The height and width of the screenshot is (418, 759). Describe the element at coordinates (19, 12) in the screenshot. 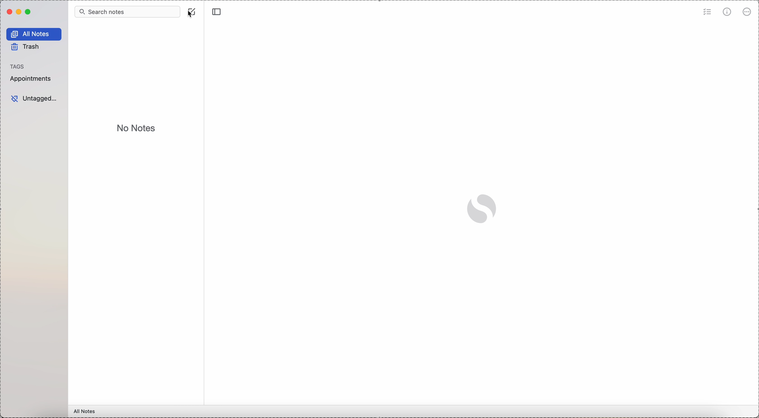

I see `minimize Simplenote` at that location.